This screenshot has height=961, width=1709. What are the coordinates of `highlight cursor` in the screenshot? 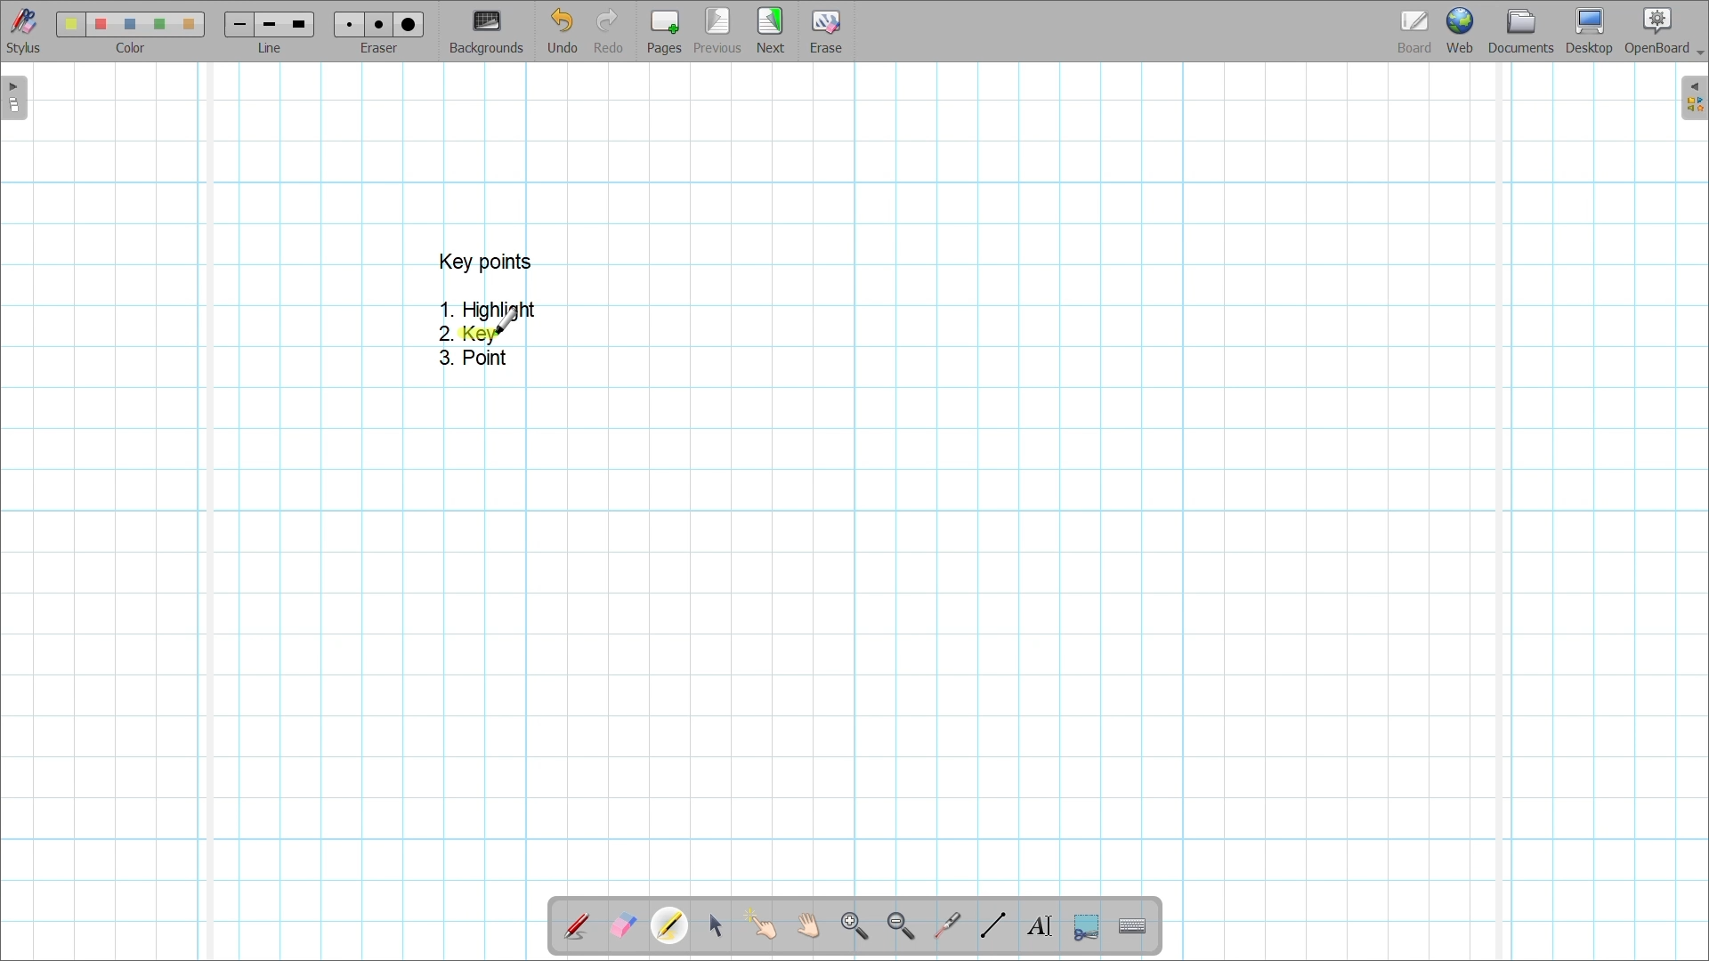 It's located at (507, 319).